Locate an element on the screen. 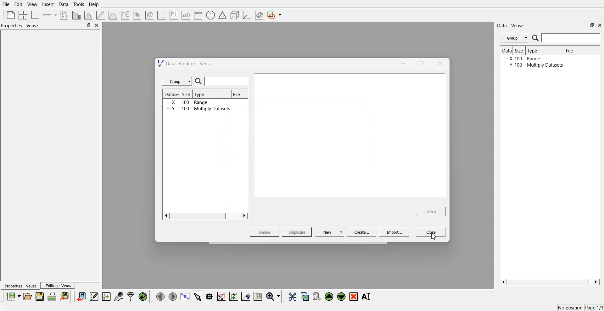  open is located at coordinates (27, 297).